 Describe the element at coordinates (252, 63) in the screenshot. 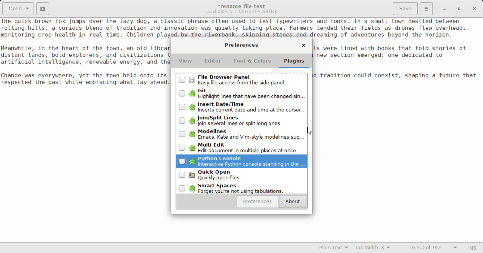

I see `Font & Colors Tab` at that location.